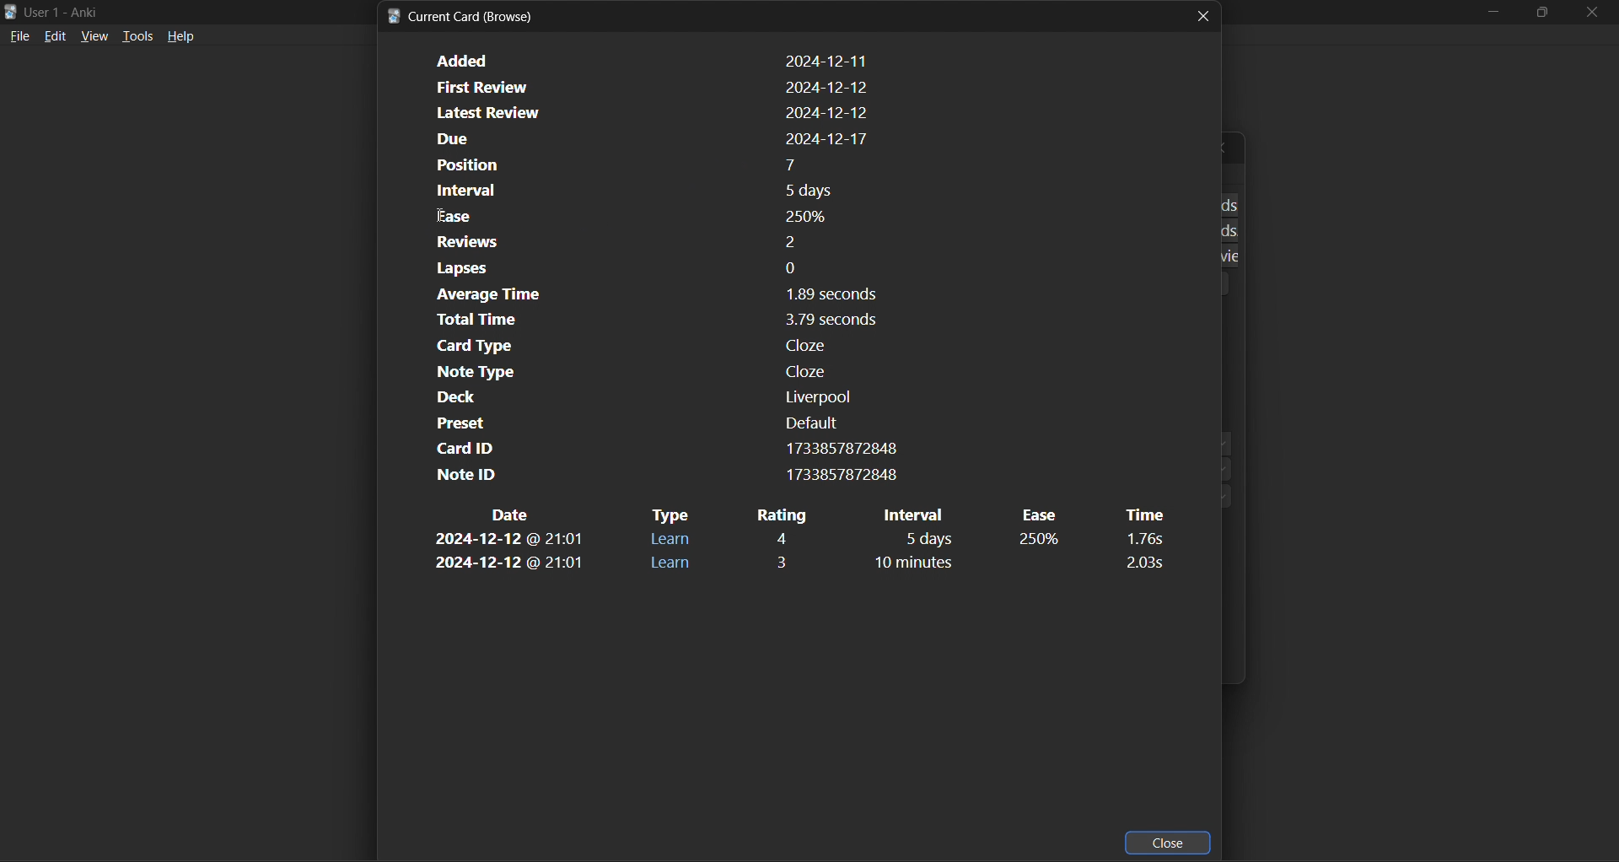 The width and height of the screenshot is (1619, 862). Describe the element at coordinates (652, 165) in the screenshot. I see `card position` at that location.